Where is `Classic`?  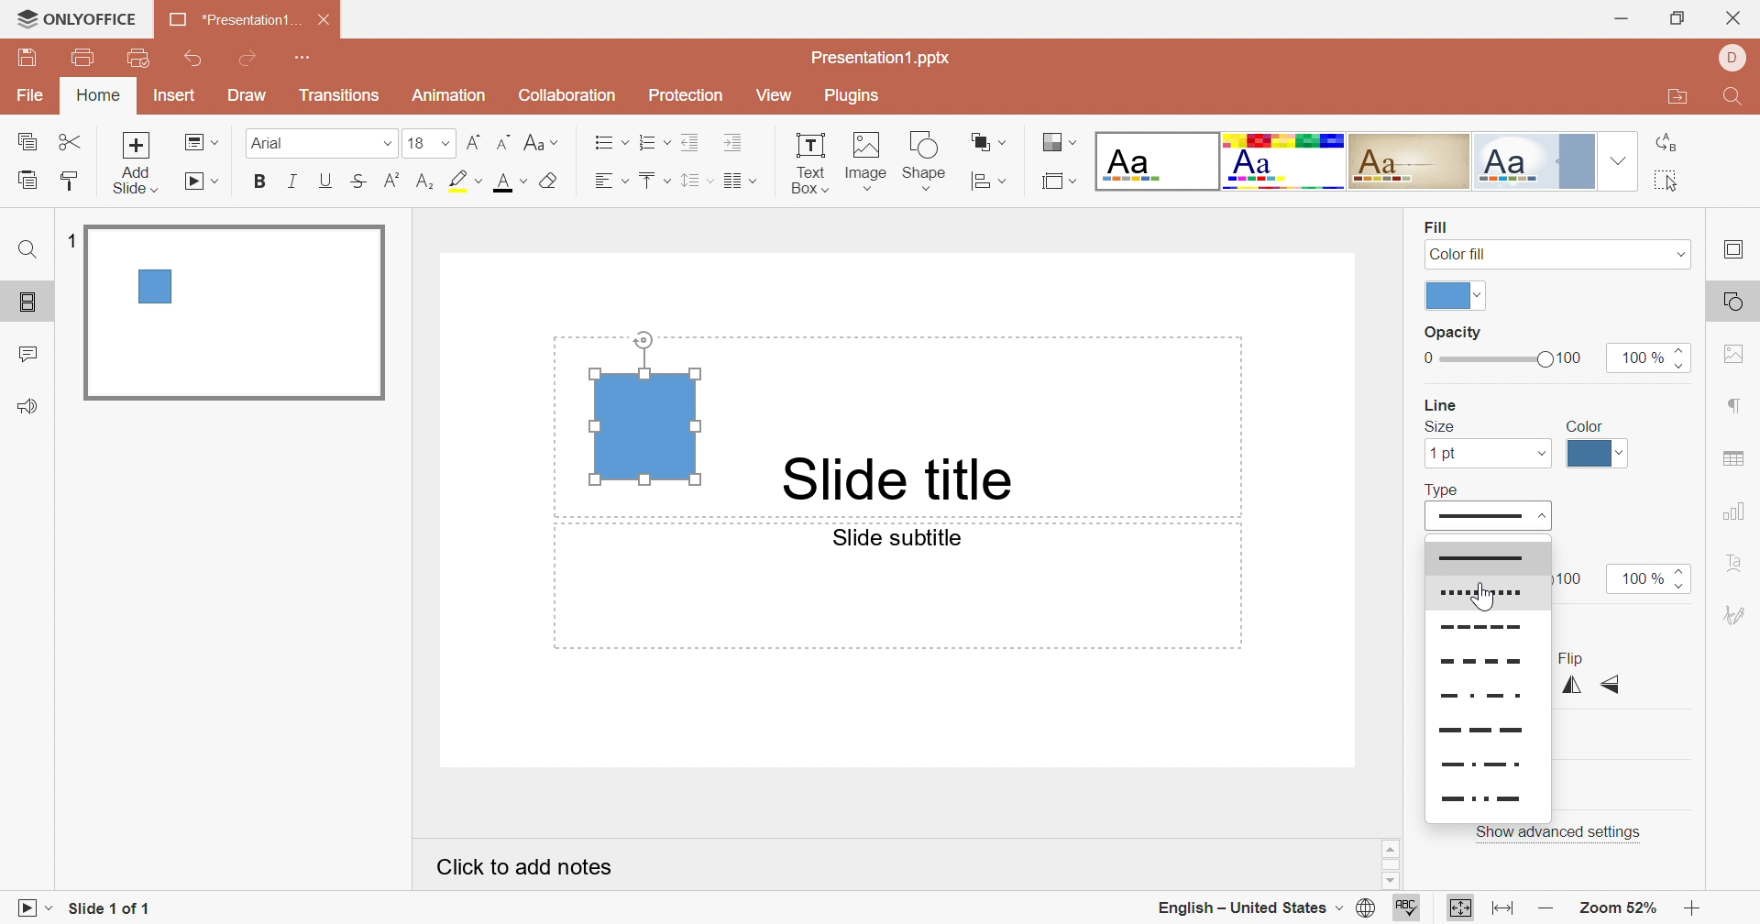
Classic is located at coordinates (1415, 161).